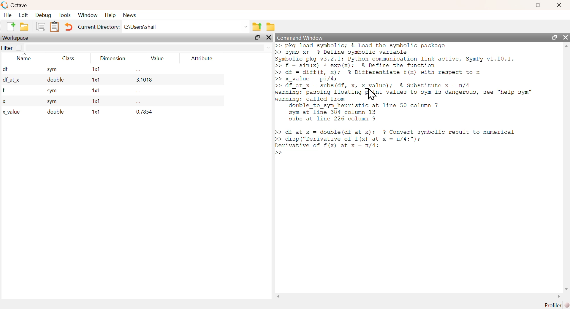  What do you see at coordinates (65, 15) in the screenshot?
I see `Tools` at bounding box center [65, 15].